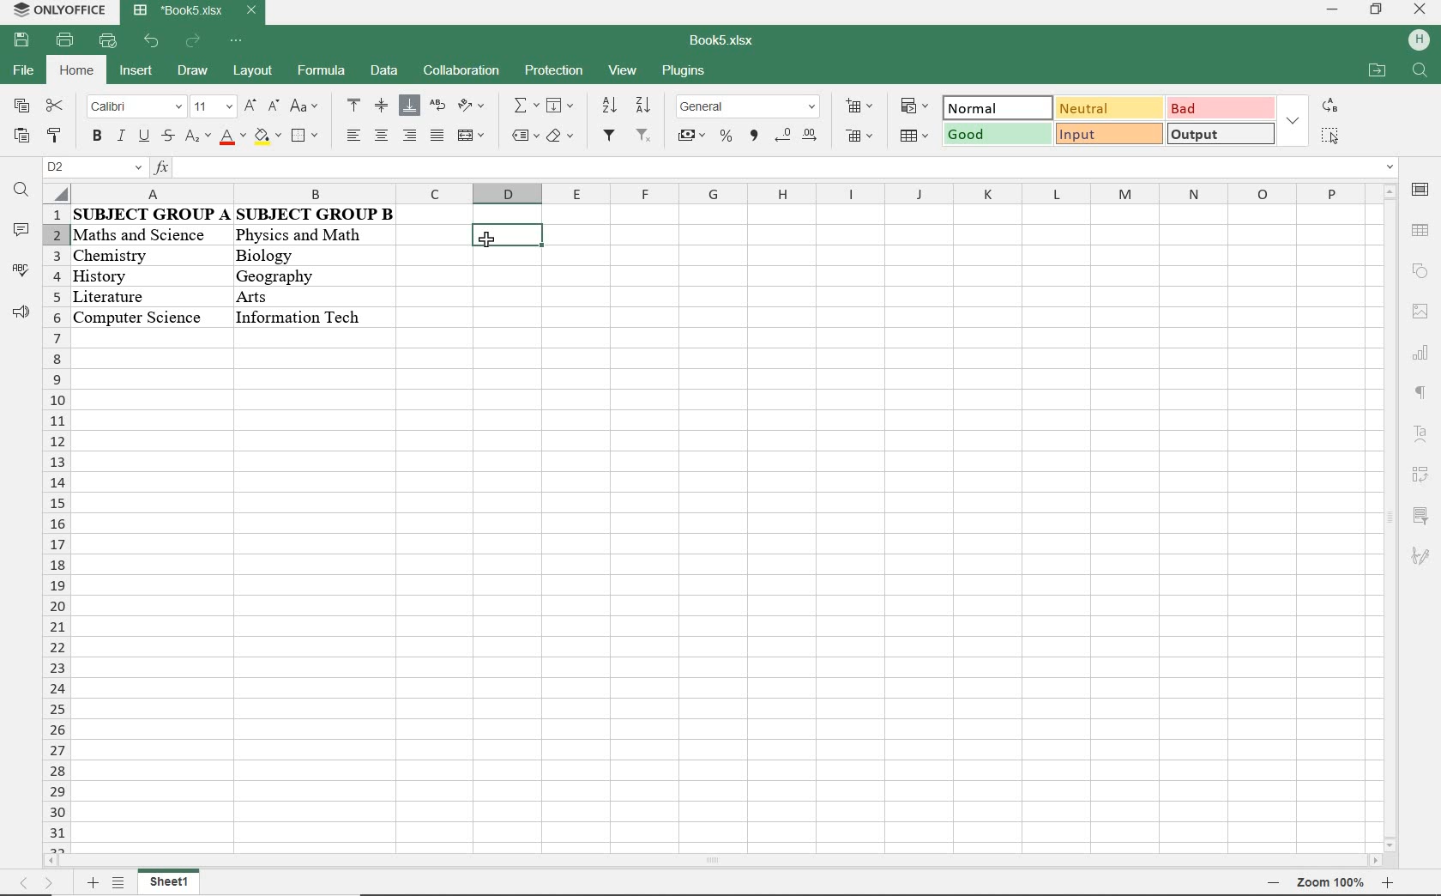 This screenshot has width=1441, height=896. Describe the element at coordinates (436, 136) in the screenshot. I see `justified` at that location.